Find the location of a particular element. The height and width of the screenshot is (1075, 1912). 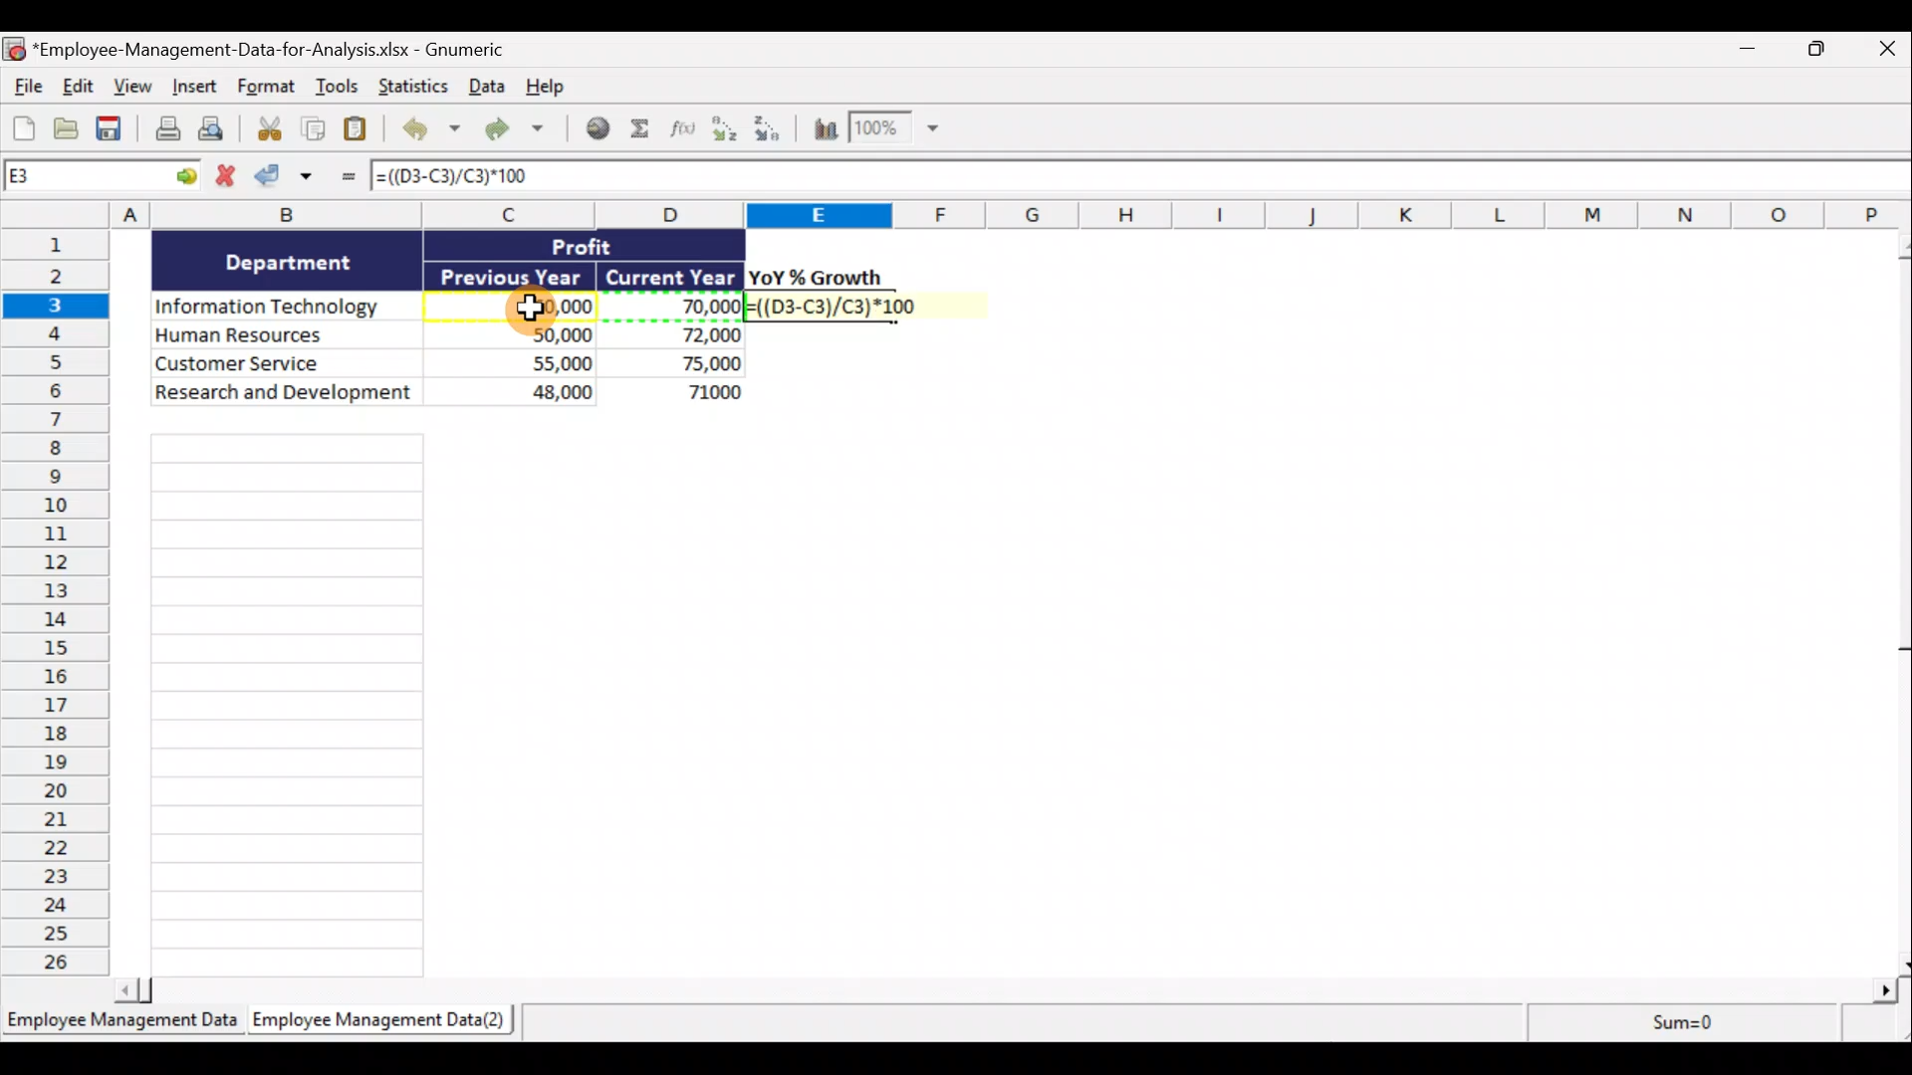

Paste clipboard is located at coordinates (359, 130).